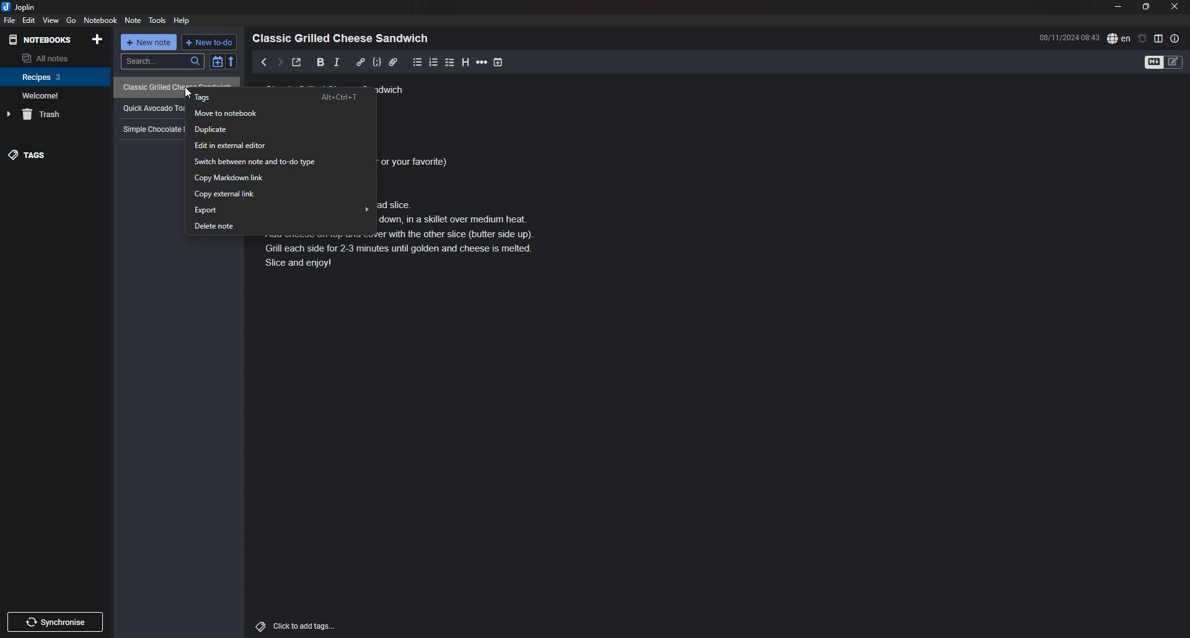  I want to click on notebook, so click(55, 95).